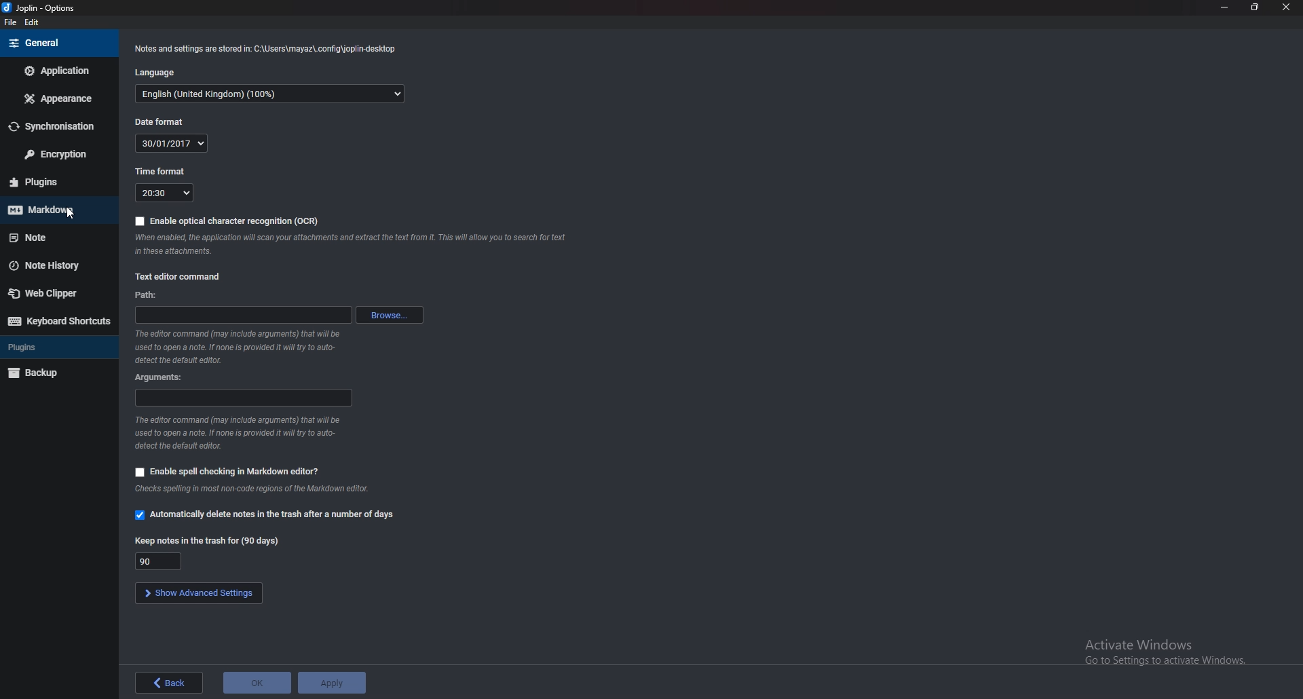  What do you see at coordinates (54, 373) in the screenshot?
I see `Back up` at bounding box center [54, 373].